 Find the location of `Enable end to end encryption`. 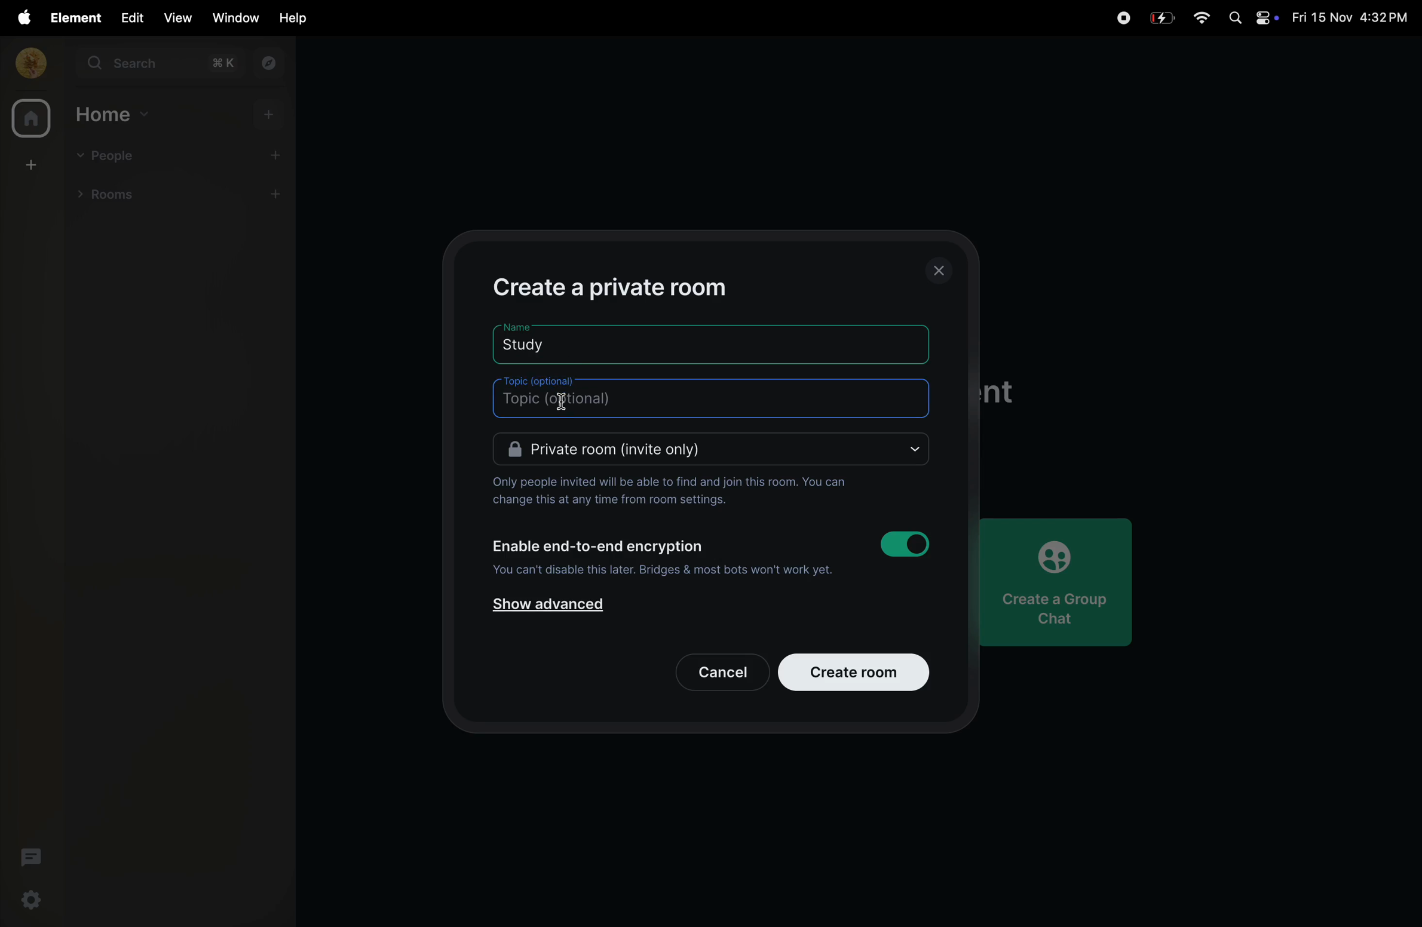

Enable end to end encryption is located at coordinates (599, 545).